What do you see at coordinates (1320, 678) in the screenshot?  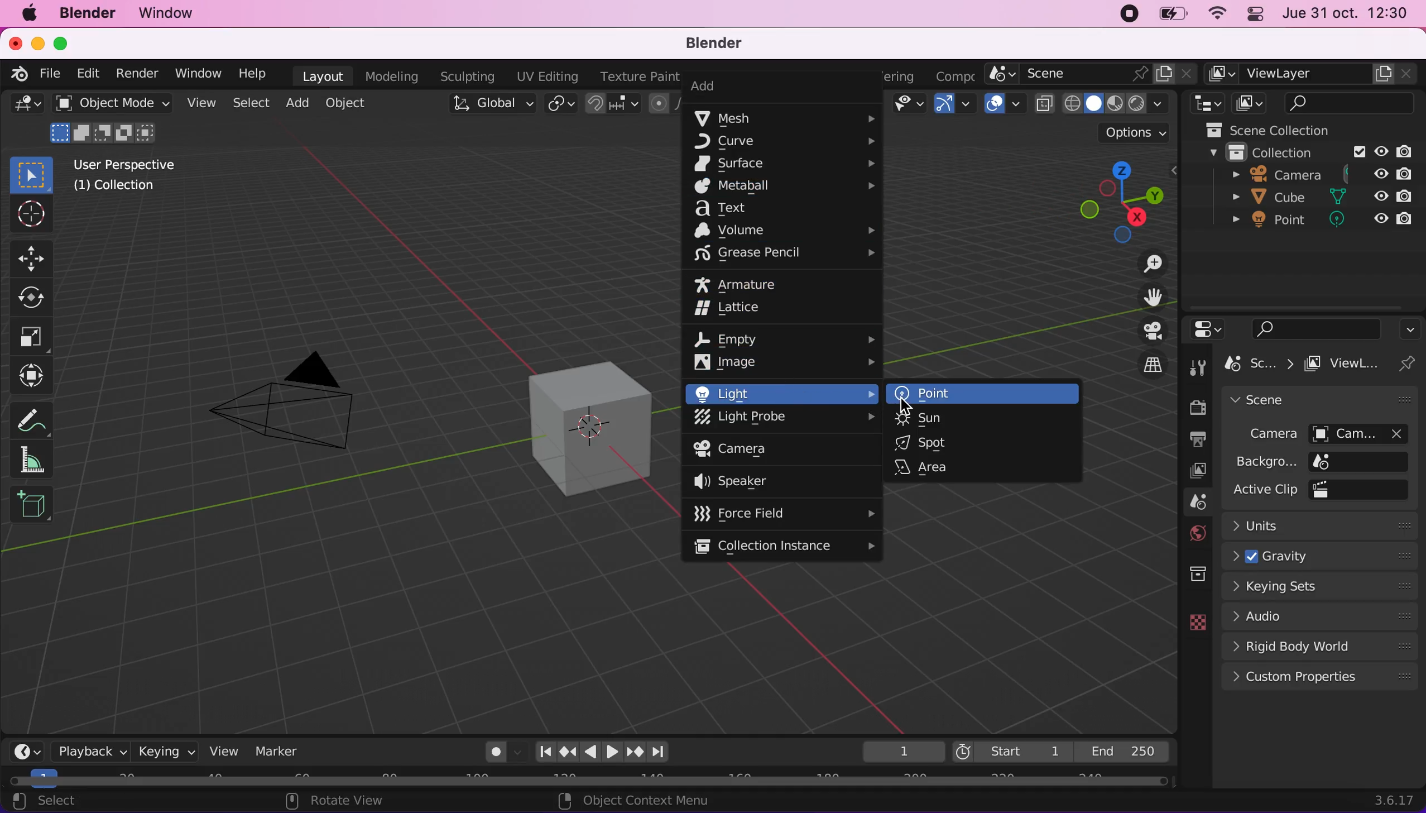 I see `custom properties` at bounding box center [1320, 678].